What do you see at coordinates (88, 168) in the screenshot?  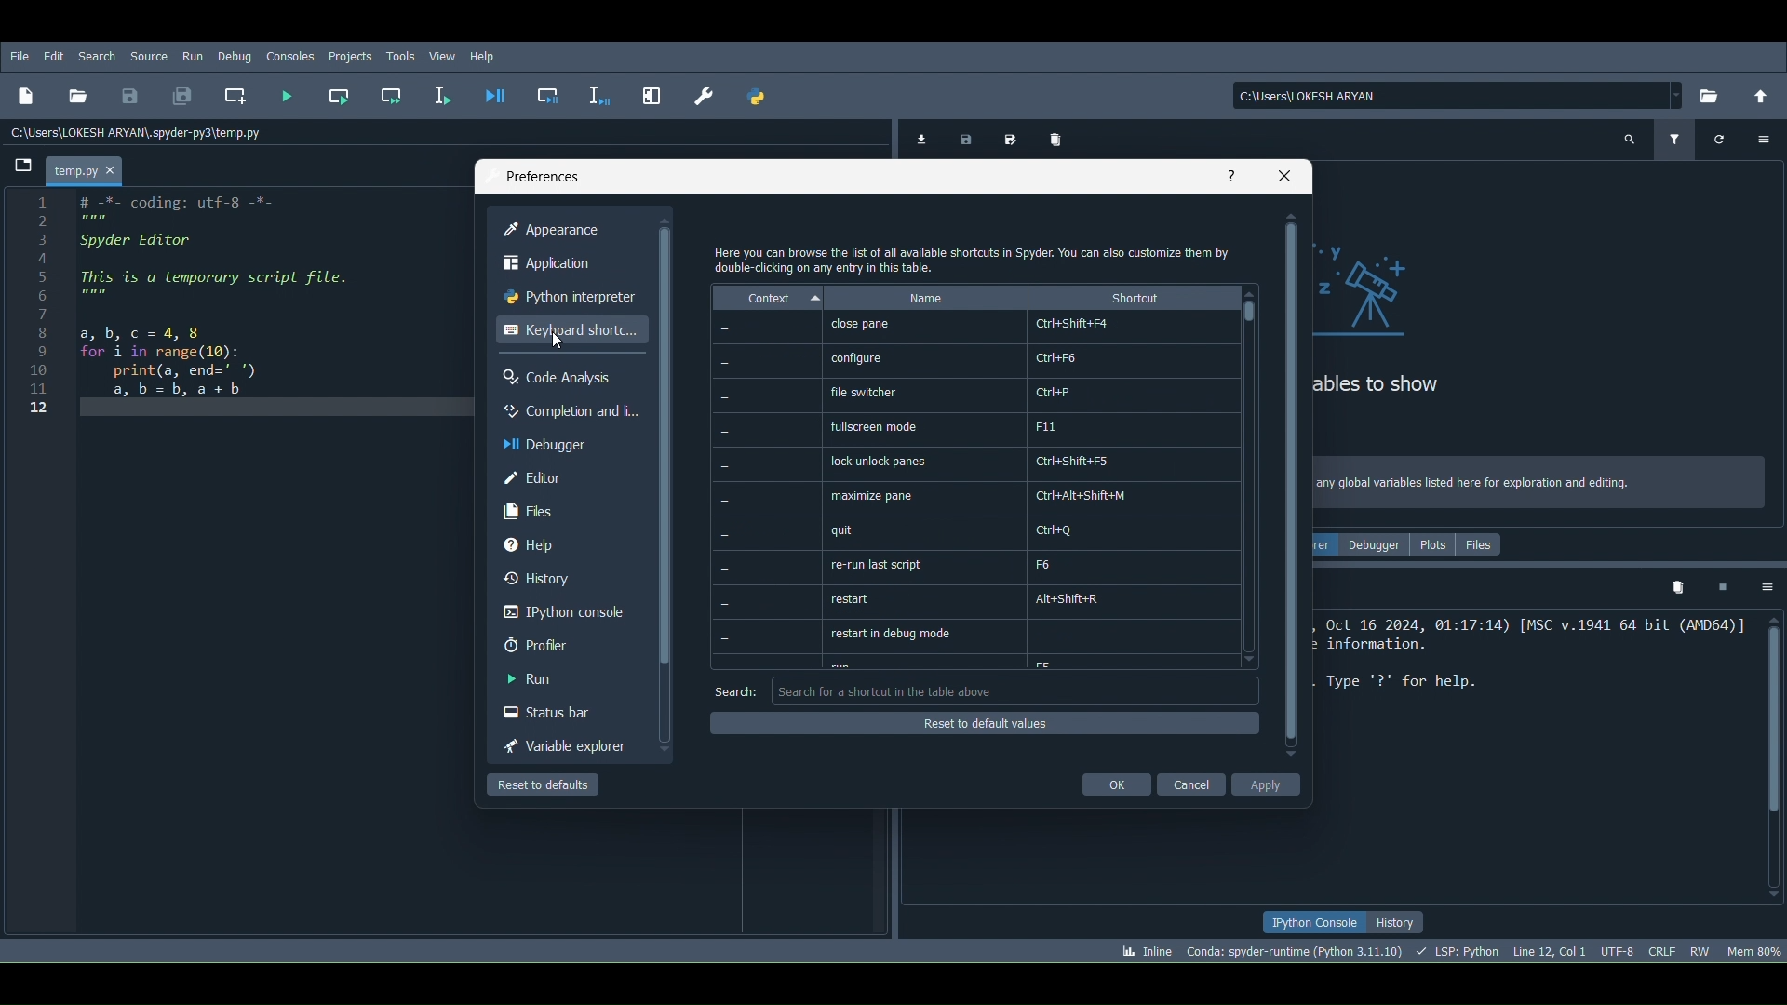 I see `File name` at bounding box center [88, 168].